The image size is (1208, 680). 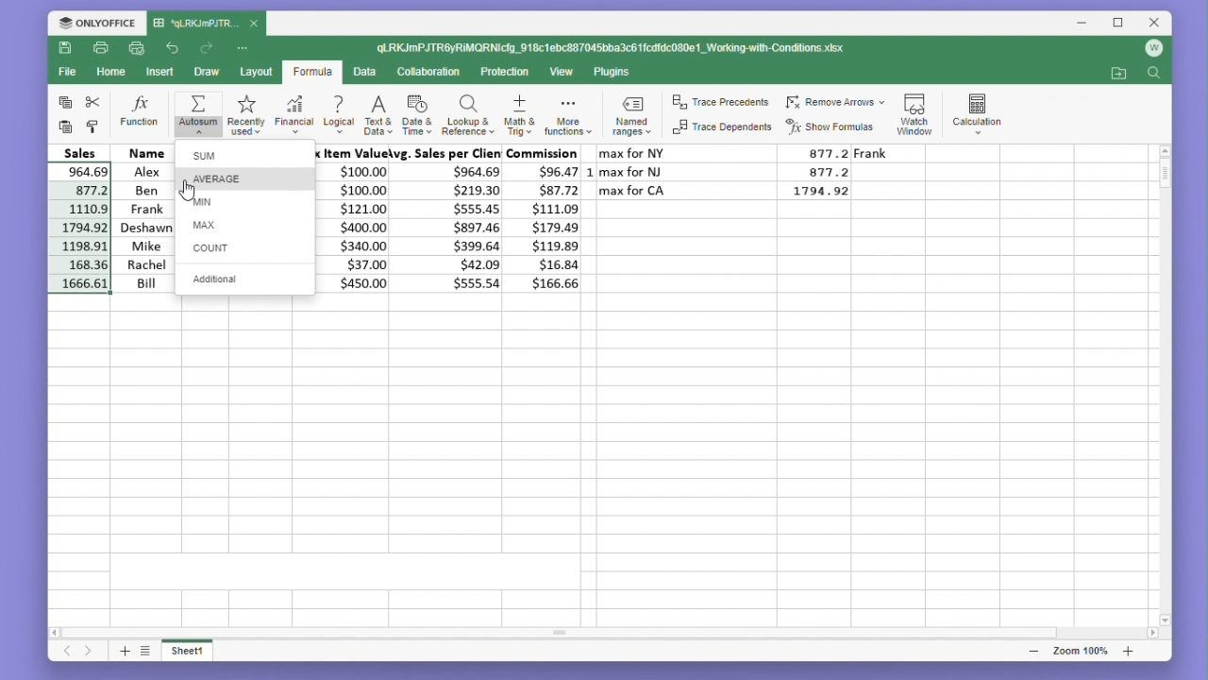 What do you see at coordinates (1149, 24) in the screenshot?
I see `Close` at bounding box center [1149, 24].